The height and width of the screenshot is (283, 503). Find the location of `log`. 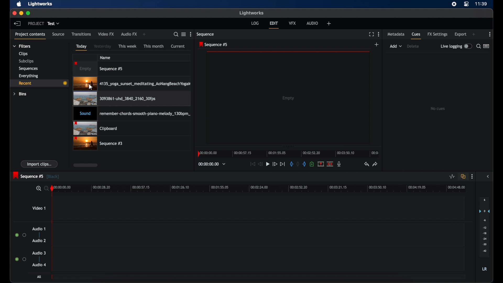

log is located at coordinates (255, 23).